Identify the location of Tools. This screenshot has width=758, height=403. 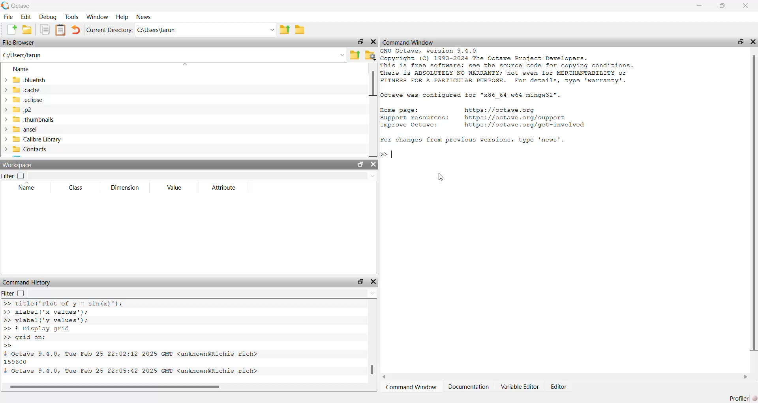
(71, 17).